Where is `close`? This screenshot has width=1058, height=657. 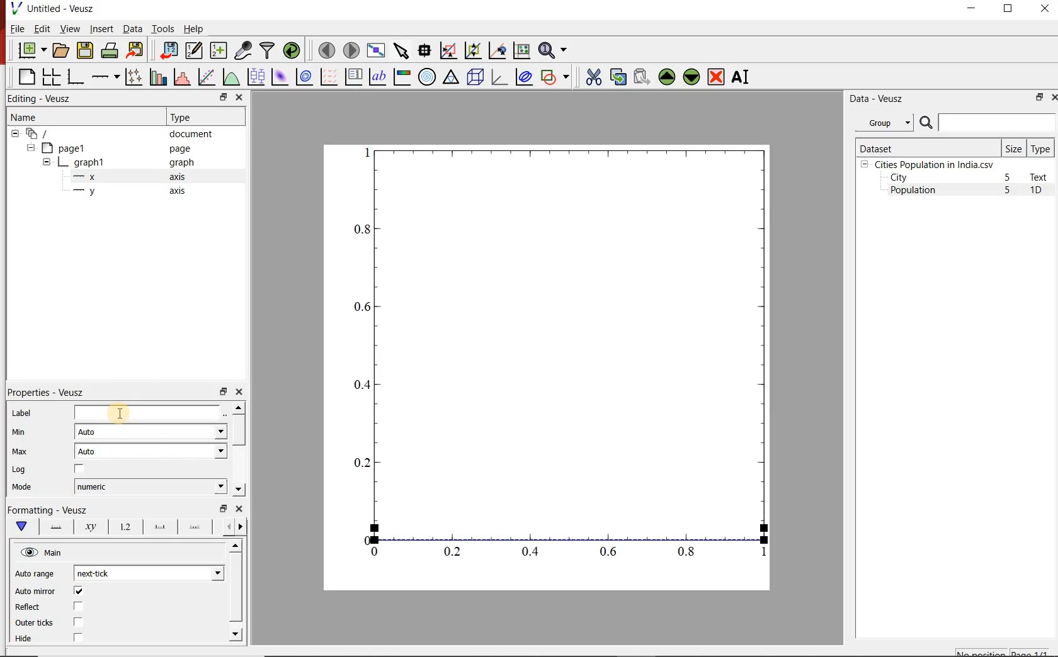 close is located at coordinates (241, 97).